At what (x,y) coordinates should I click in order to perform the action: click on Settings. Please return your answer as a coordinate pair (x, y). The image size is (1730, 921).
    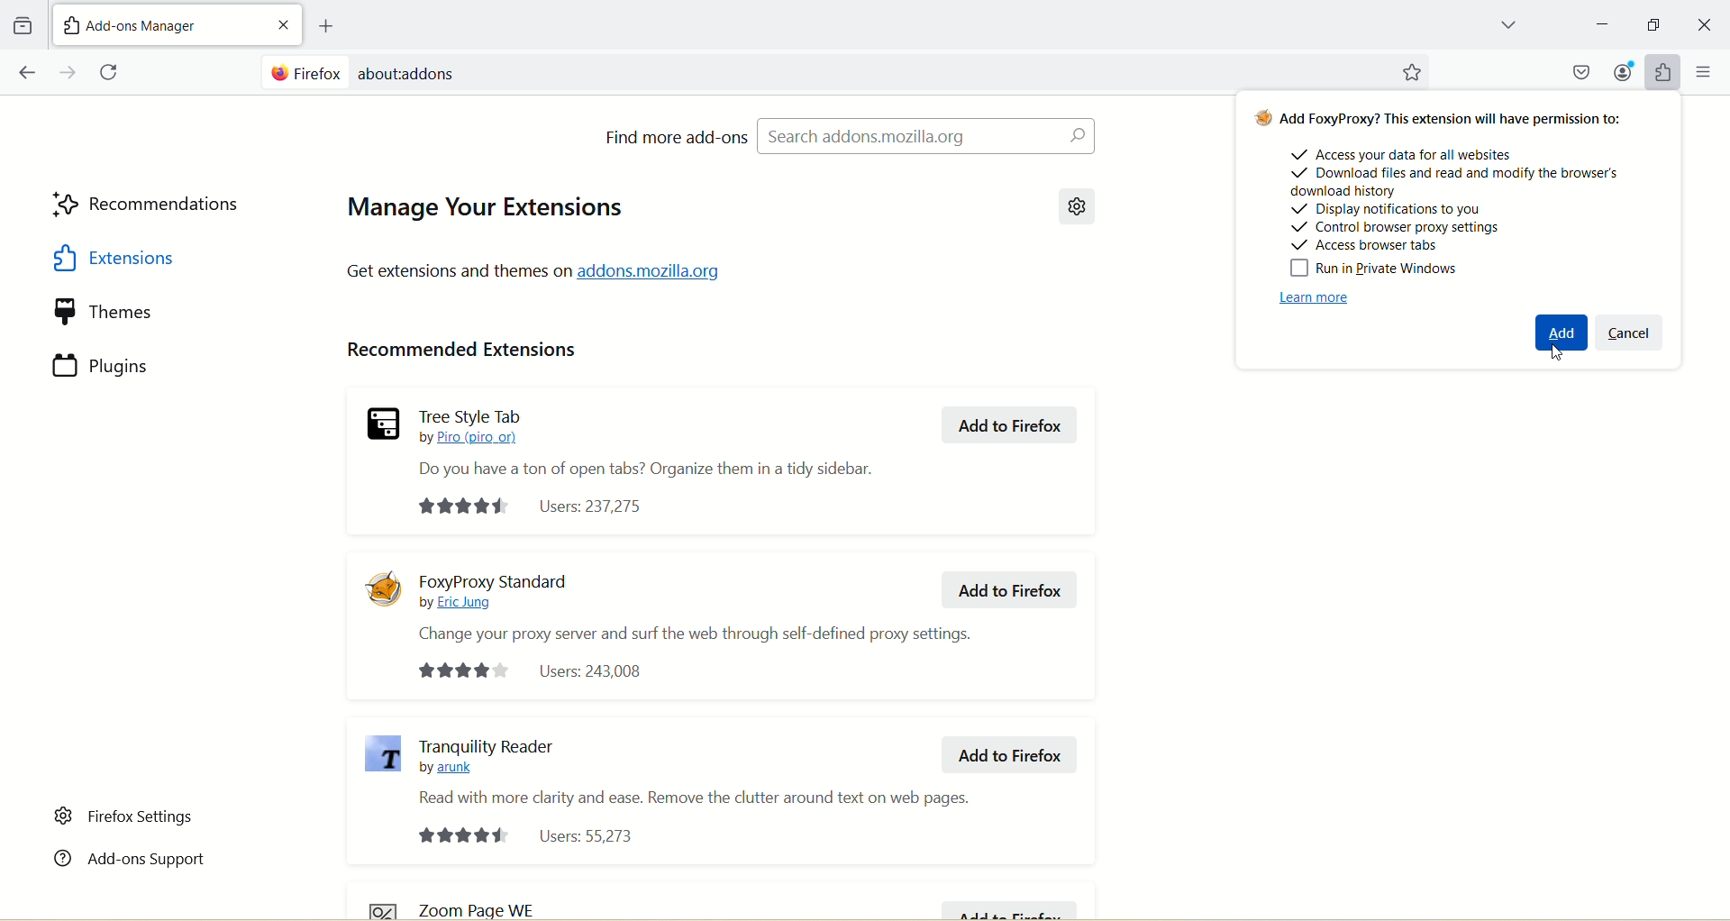
    Looking at the image, I should click on (1079, 205).